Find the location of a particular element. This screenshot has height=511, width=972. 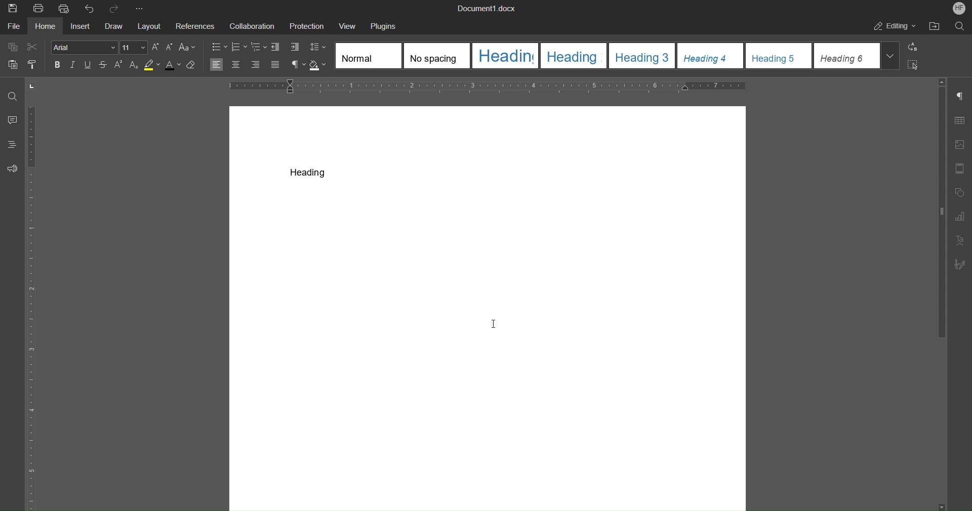

Erase Style is located at coordinates (193, 67).